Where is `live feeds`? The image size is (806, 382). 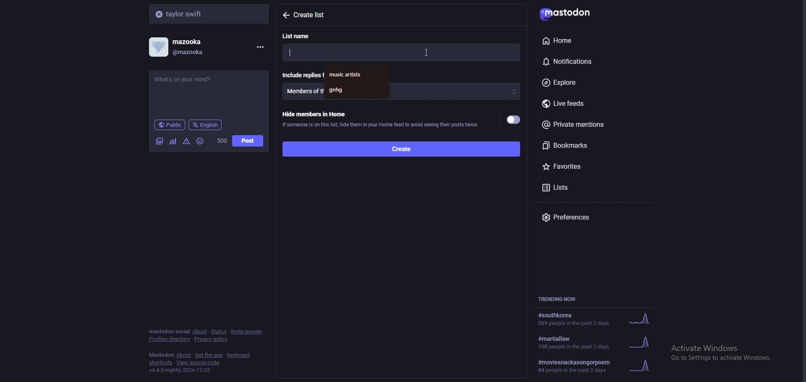 live feeds is located at coordinates (596, 104).